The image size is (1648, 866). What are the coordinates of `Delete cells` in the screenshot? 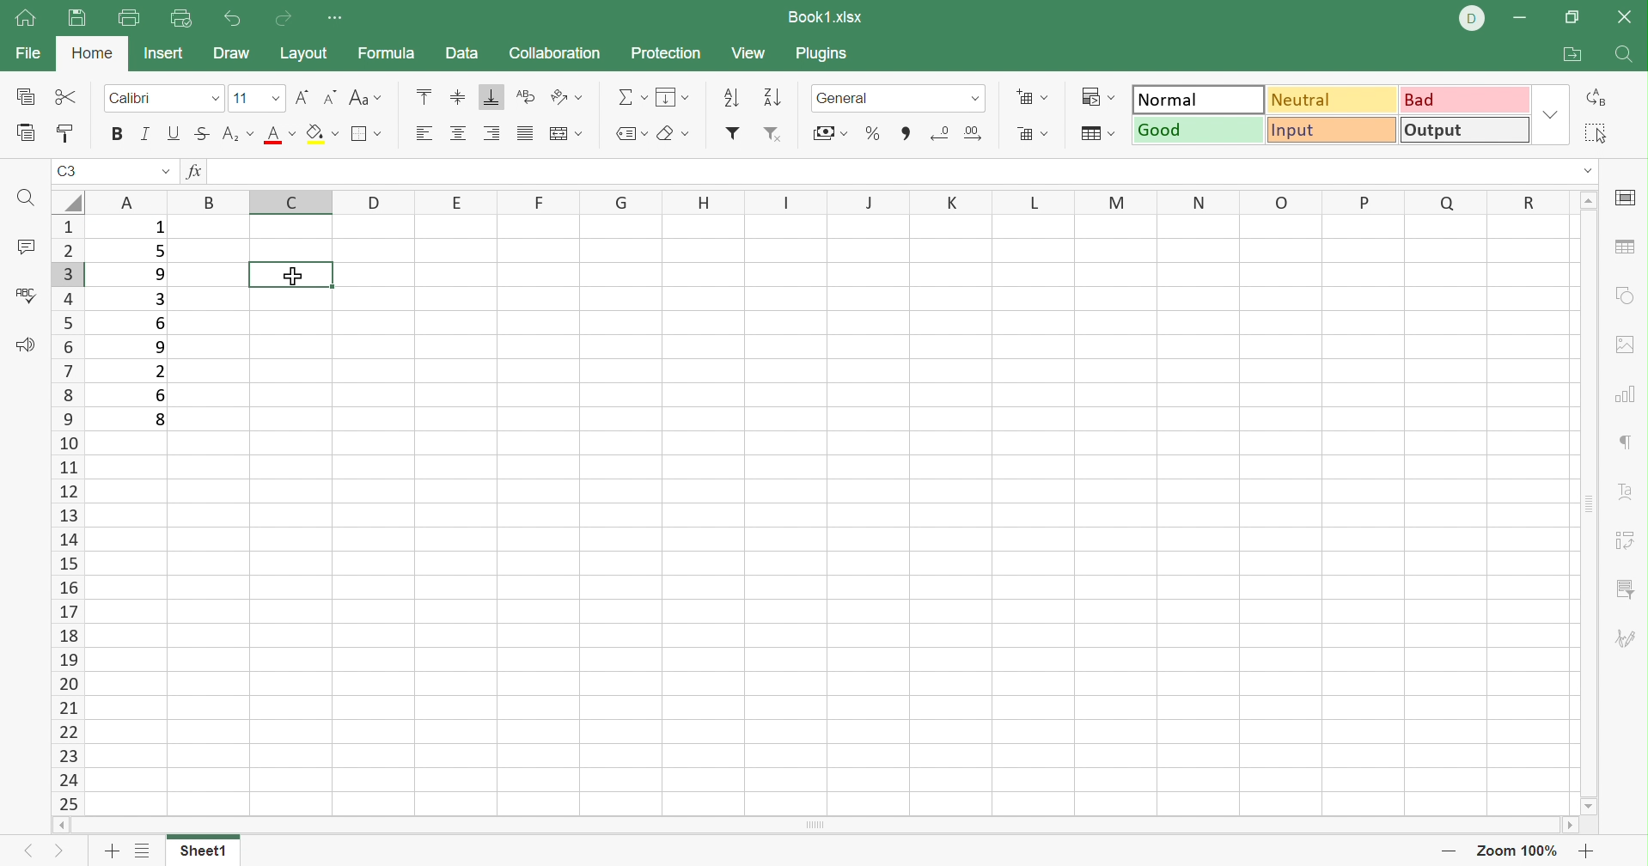 It's located at (1033, 134).